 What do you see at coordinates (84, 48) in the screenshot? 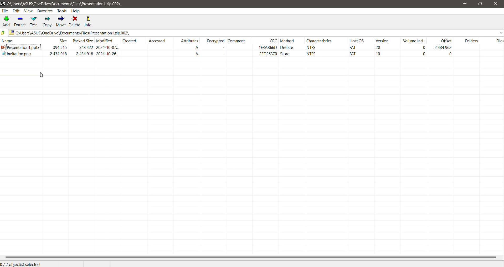
I see `343 422` at bounding box center [84, 48].